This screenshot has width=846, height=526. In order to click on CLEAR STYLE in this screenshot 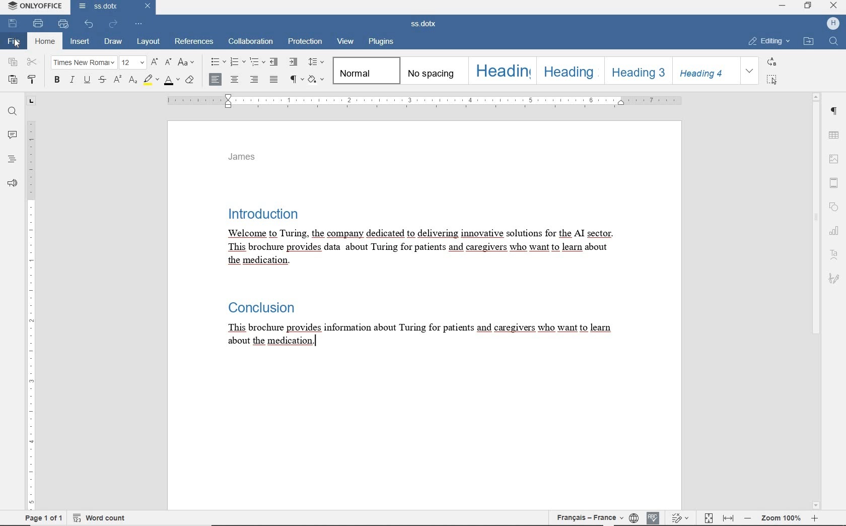, I will do `click(190, 81)`.